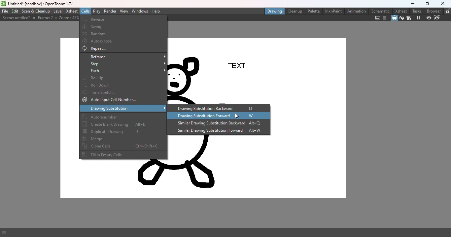 The image size is (451, 237). Describe the element at coordinates (426, 4) in the screenshot. I see `maximize` at that location.